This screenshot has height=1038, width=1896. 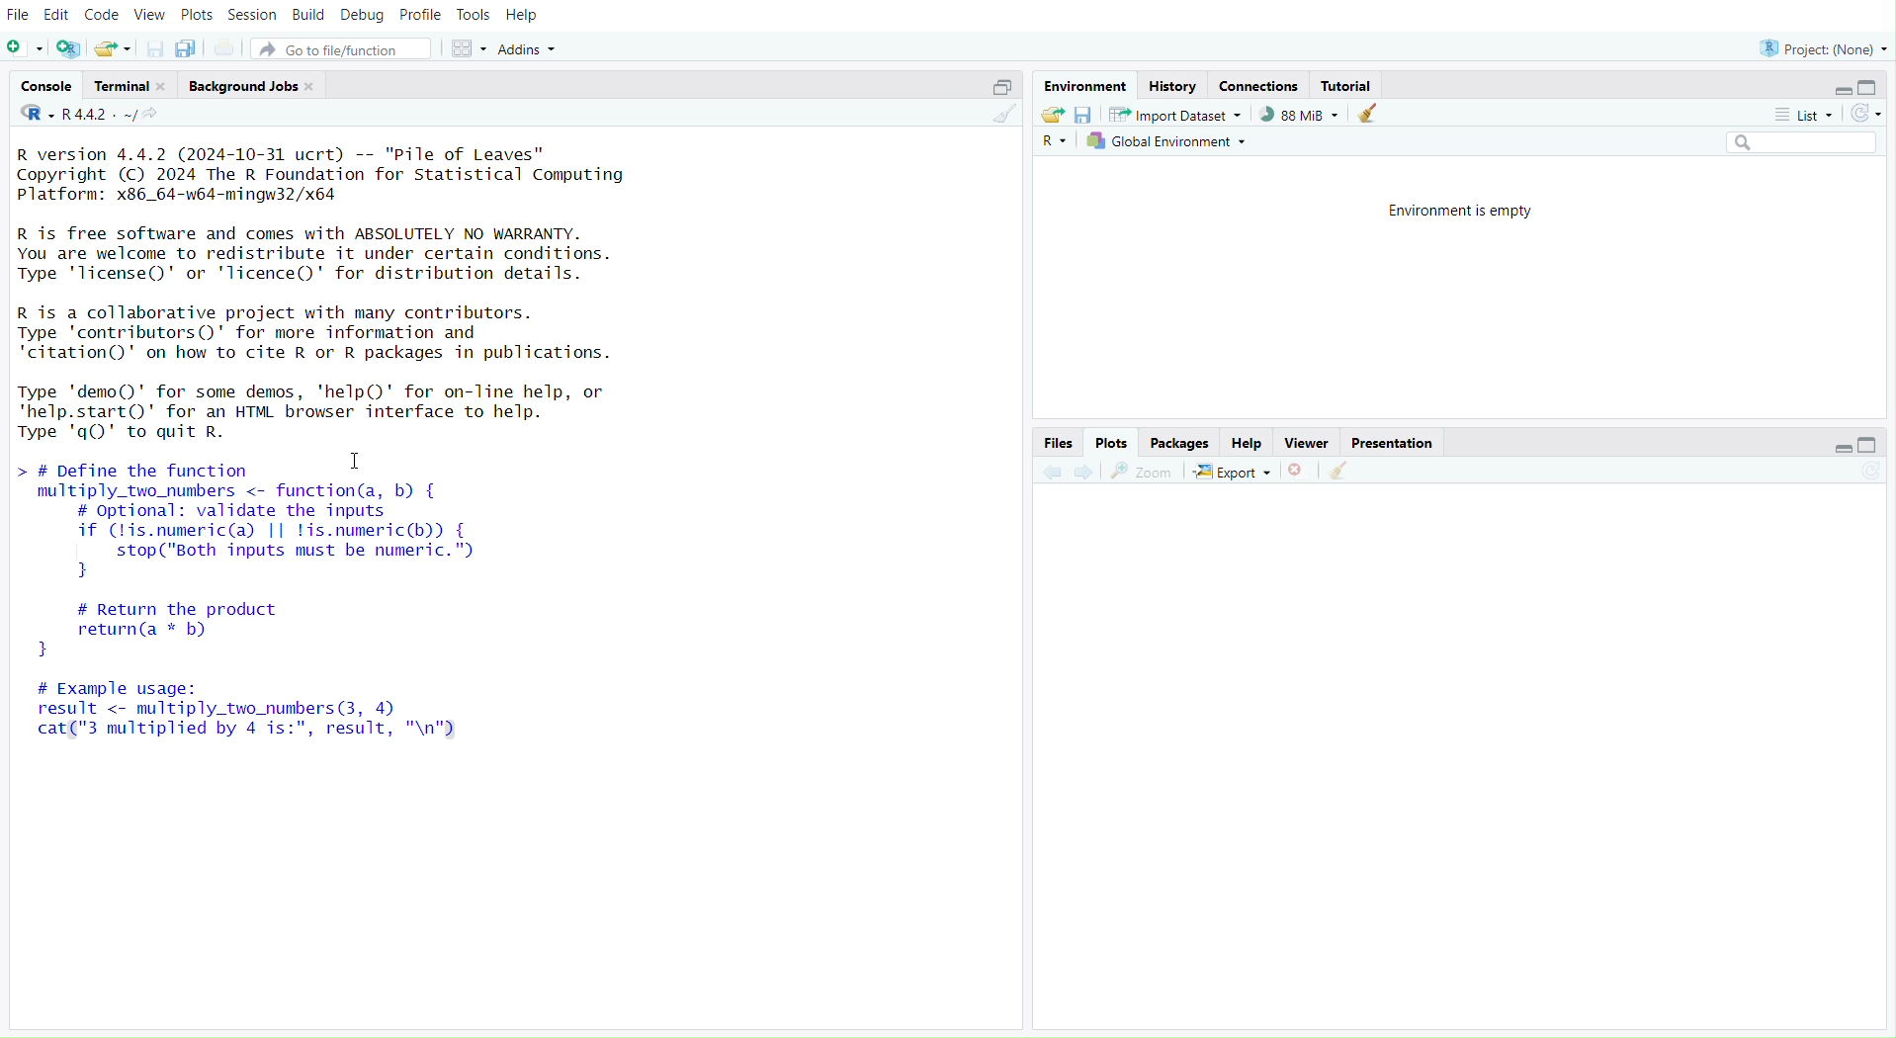 What do you see at coordinates (1112, 444) in the screenshot?
I see `Plots` at bounding box center [1112, 444].